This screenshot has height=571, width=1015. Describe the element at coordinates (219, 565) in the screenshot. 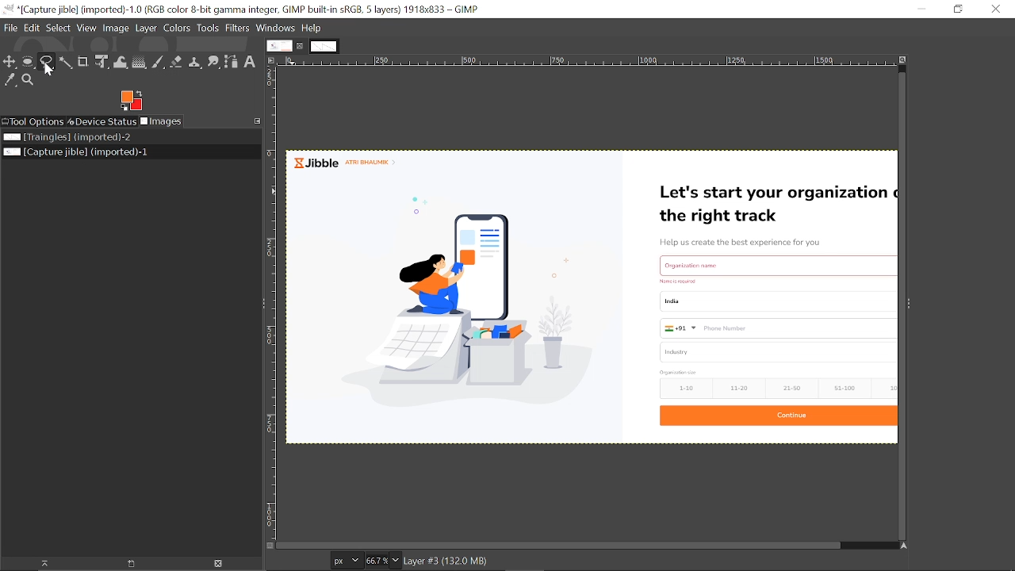

I see `Delete this image` at that location.